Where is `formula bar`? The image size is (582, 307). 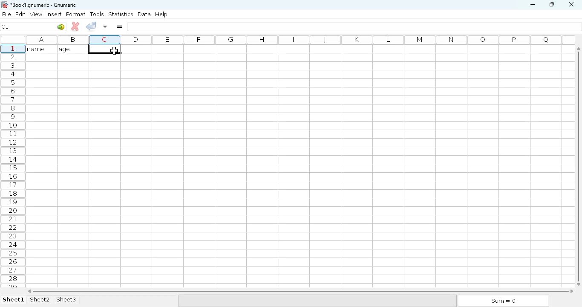
formula bar is located at coordinates (355, 26).